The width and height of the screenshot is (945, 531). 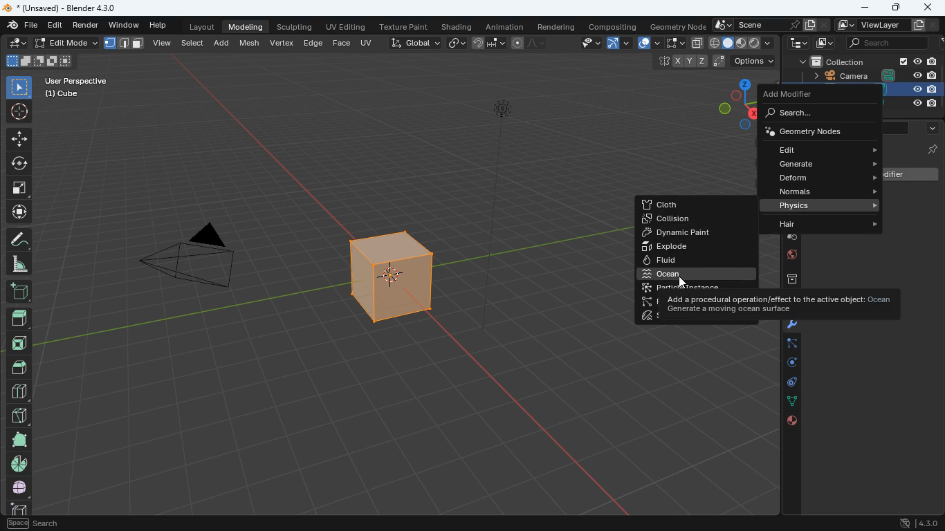 I want to click on ocean description, so click(x=783, y=305).